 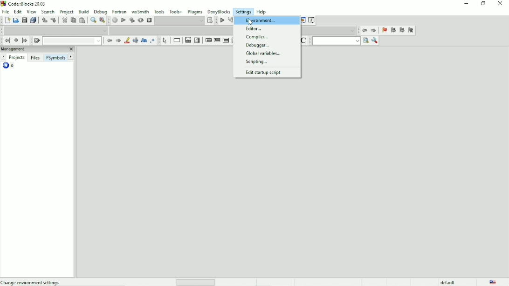 I want to click on Editor..., so click(x=254, y=29).